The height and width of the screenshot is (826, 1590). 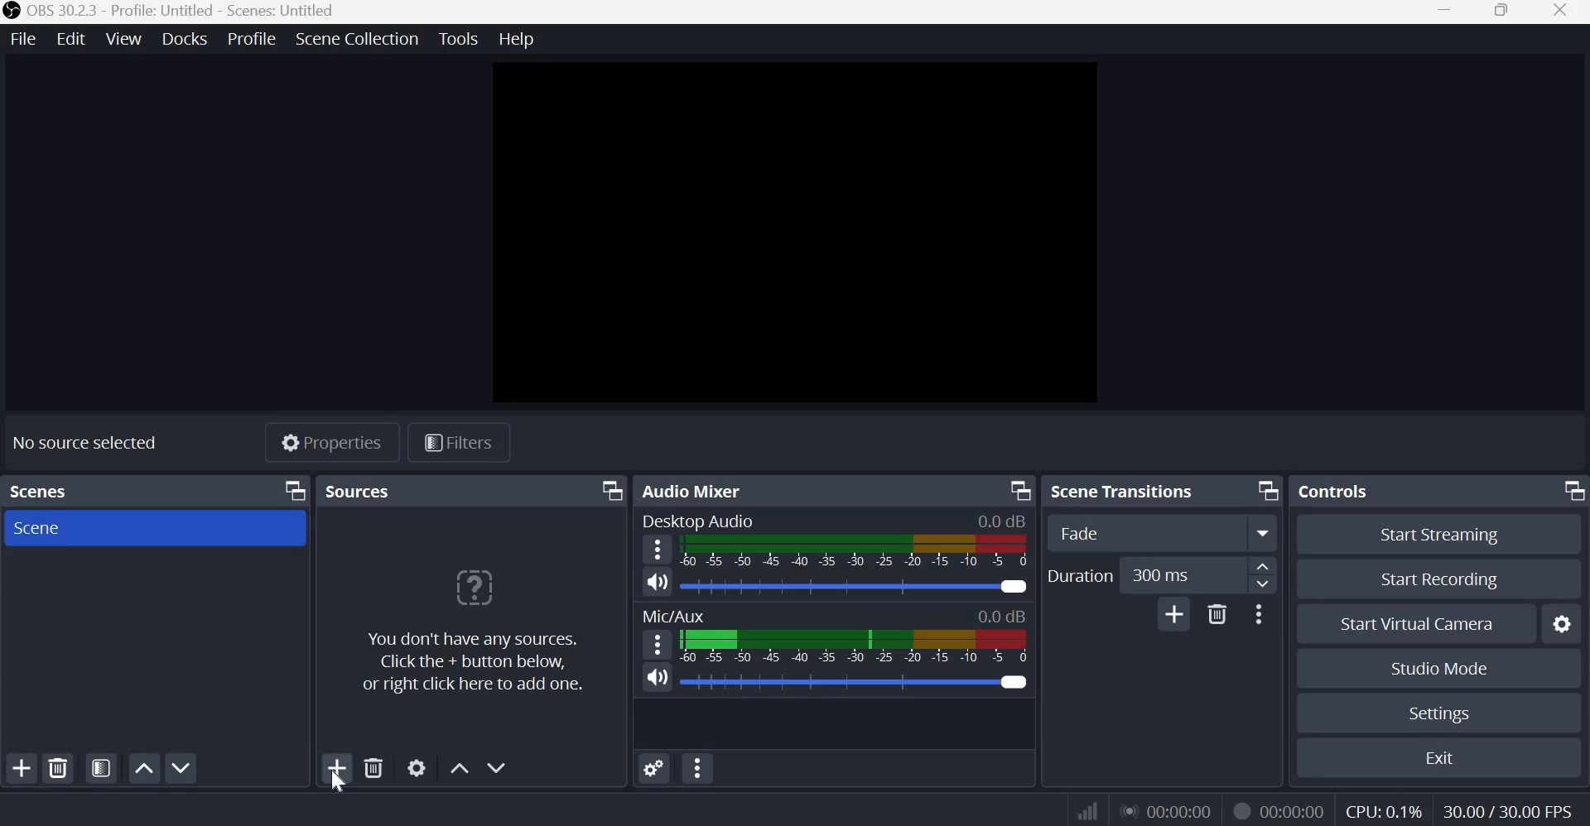 What do you see at coordinates (22, 769) in the screenshot?
I see `Add scene` at bounding box center [22, 769].